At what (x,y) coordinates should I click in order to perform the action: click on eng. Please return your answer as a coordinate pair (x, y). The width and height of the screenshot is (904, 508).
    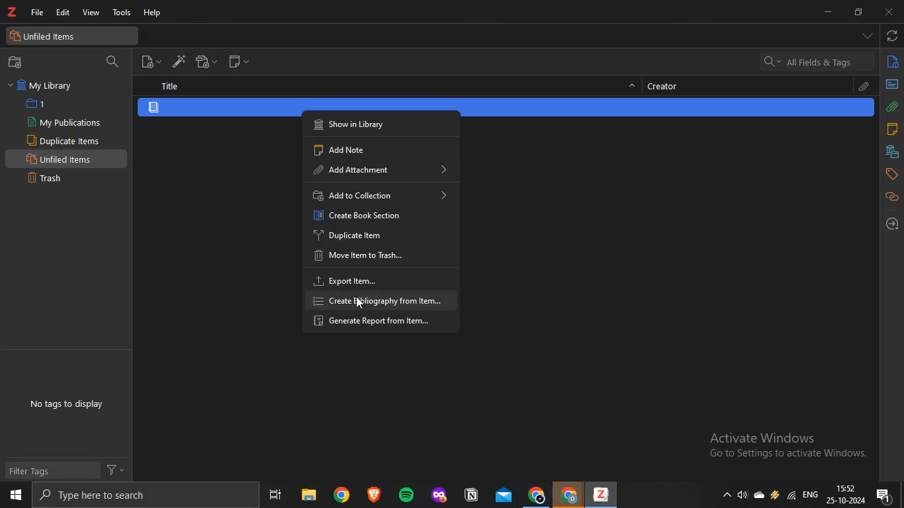
    Looking at the image, I should click on (812, 493).